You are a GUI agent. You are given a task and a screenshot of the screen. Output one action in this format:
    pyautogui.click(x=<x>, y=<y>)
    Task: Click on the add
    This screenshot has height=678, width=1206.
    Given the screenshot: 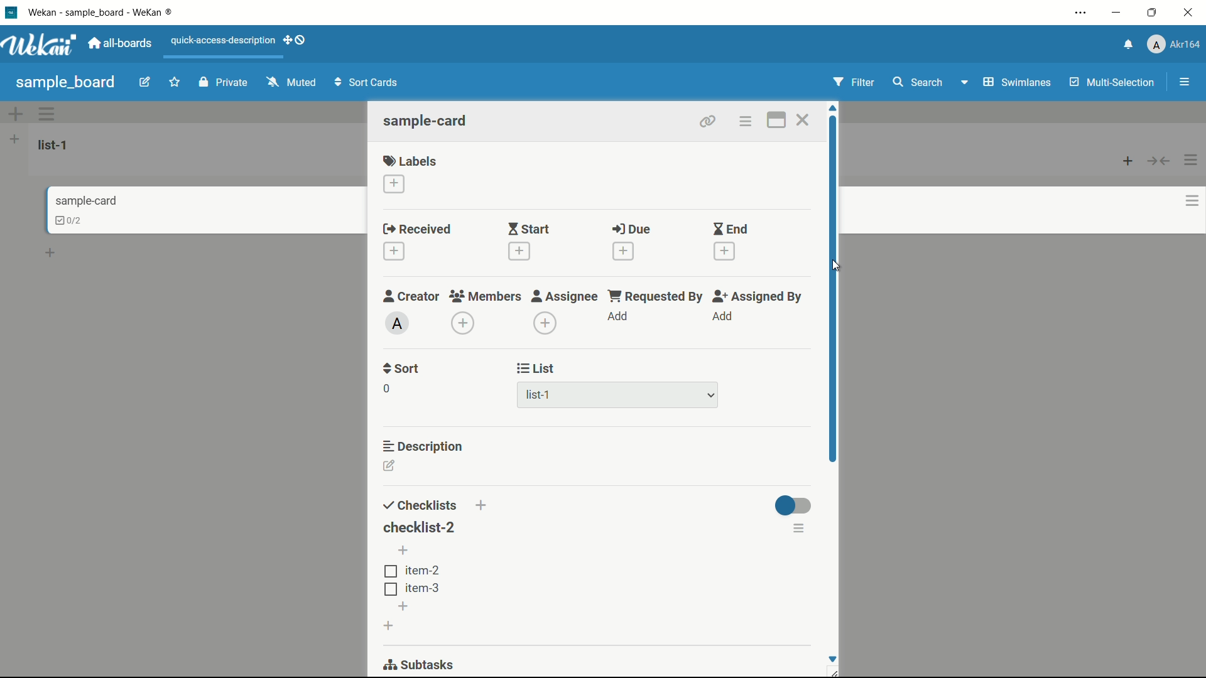 What is the action you would take?
    pyautogui.click(x=52, y=250)
    